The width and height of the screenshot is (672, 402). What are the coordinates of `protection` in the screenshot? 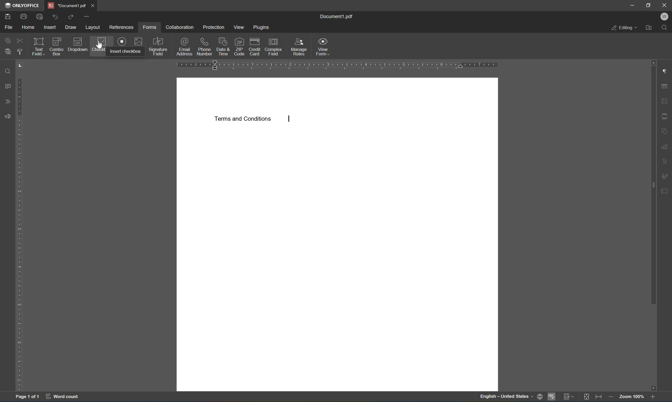 It's located at (213, 27).